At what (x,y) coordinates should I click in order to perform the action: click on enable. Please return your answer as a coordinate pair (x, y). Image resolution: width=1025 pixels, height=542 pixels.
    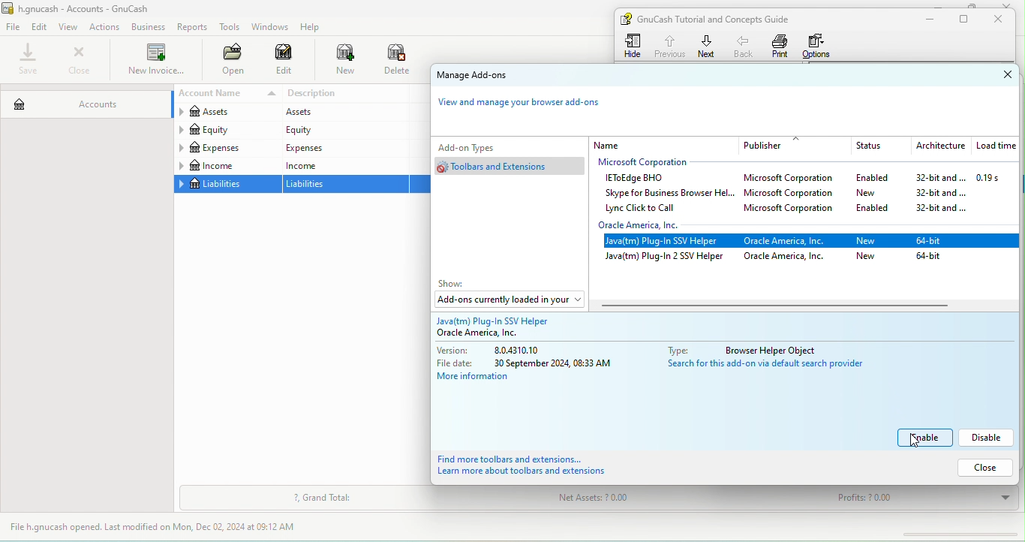
    Looking at the image, I should click on (926, 438).